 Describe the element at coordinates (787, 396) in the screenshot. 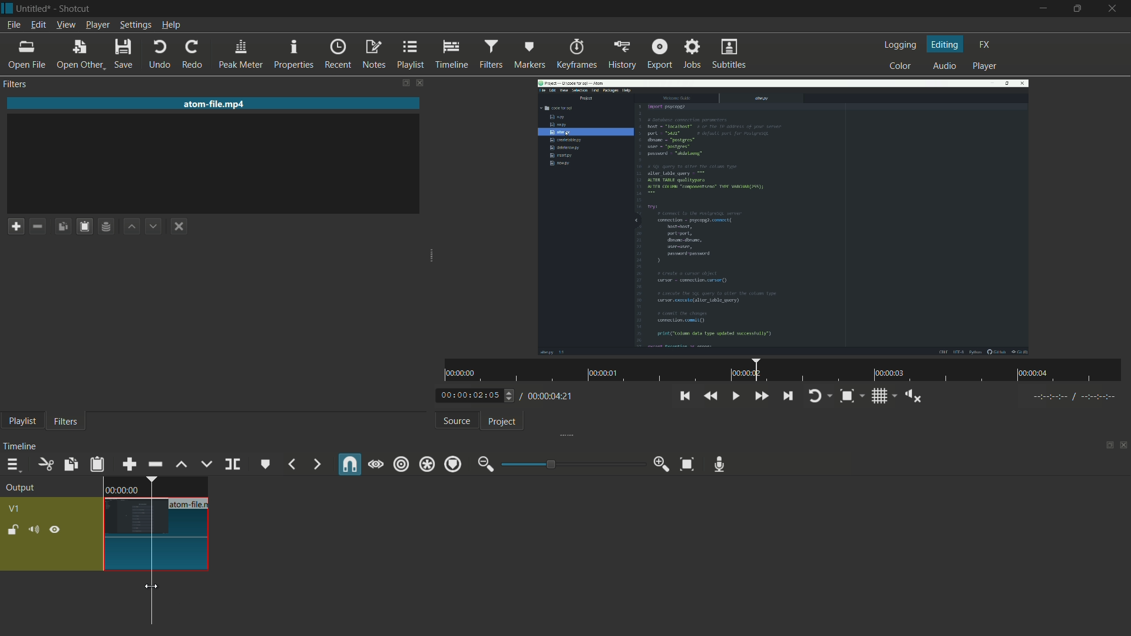

I see `skip to the next point` at that location.